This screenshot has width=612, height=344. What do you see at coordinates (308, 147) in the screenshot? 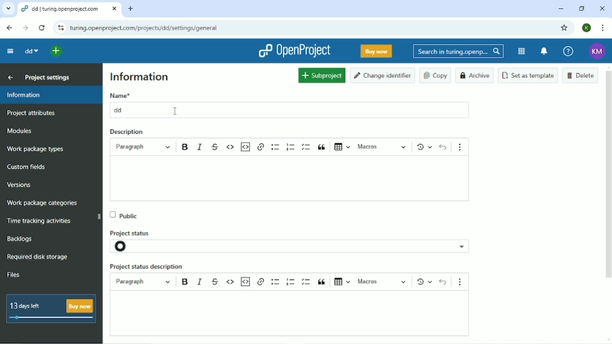
I see `To-do list` at bounding box center [308, 147].